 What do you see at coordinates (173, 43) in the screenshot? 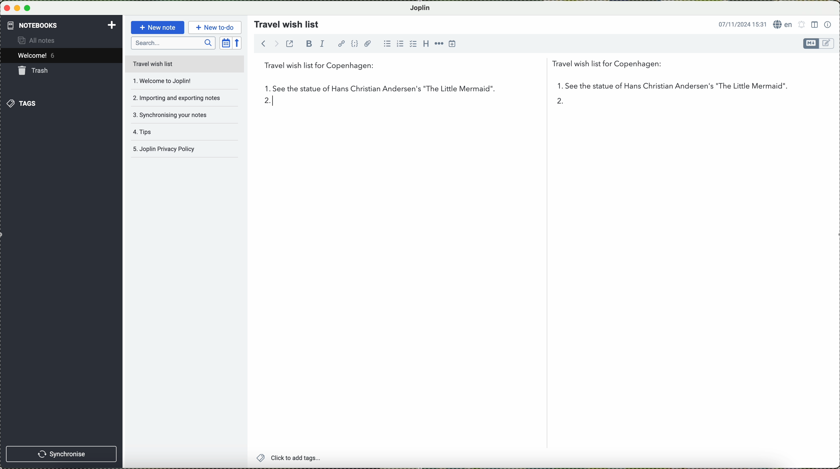
I see `search bar` at bounding box center [173, 43].